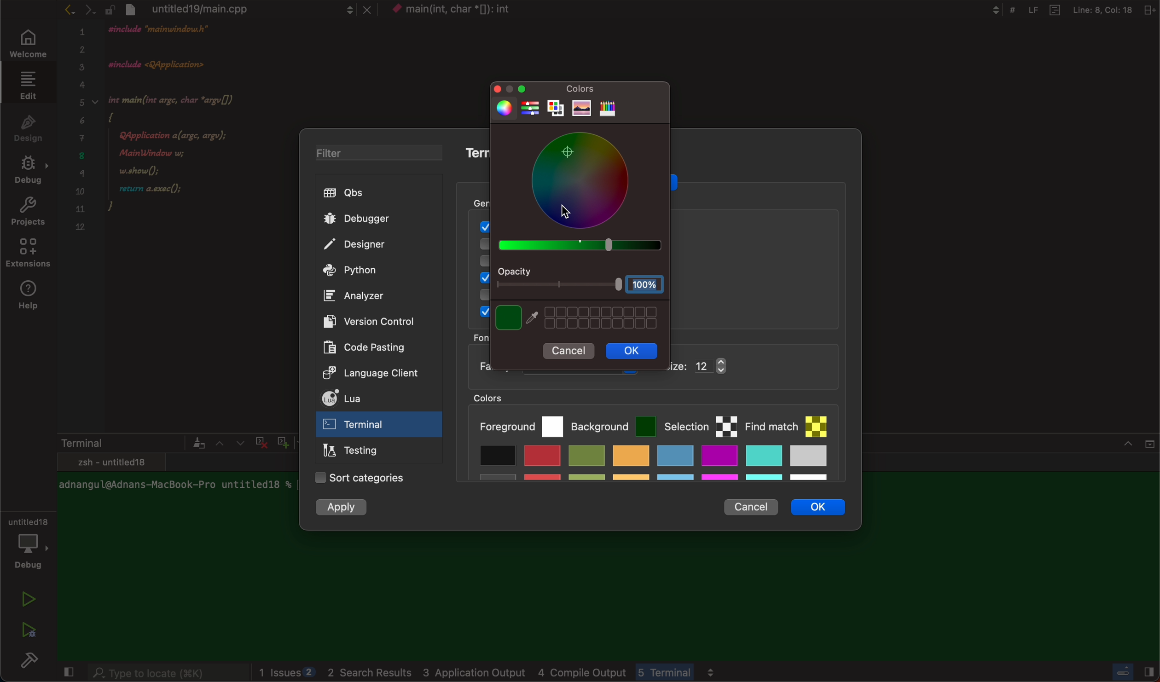 The width and height of the screenshot is (1160, 682). I want to click on build, so click(32, 663).